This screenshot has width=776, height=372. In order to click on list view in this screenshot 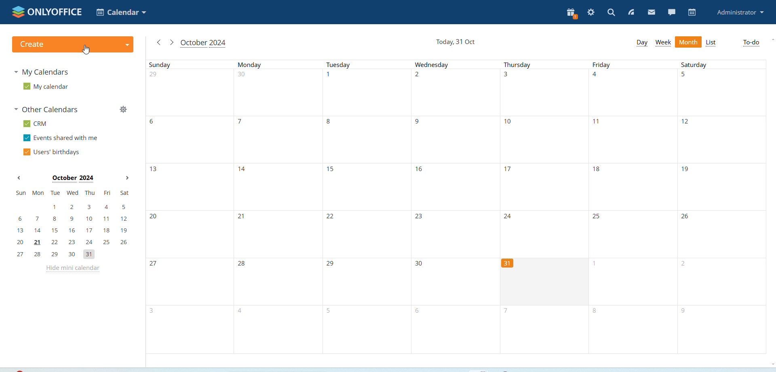, I will do `click(711, 43)`.